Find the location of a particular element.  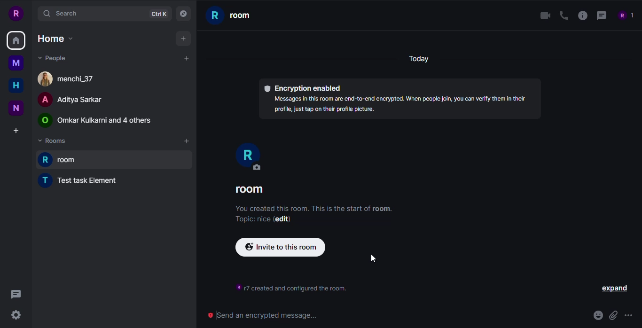

test task element is located at coordinates (83, 181).